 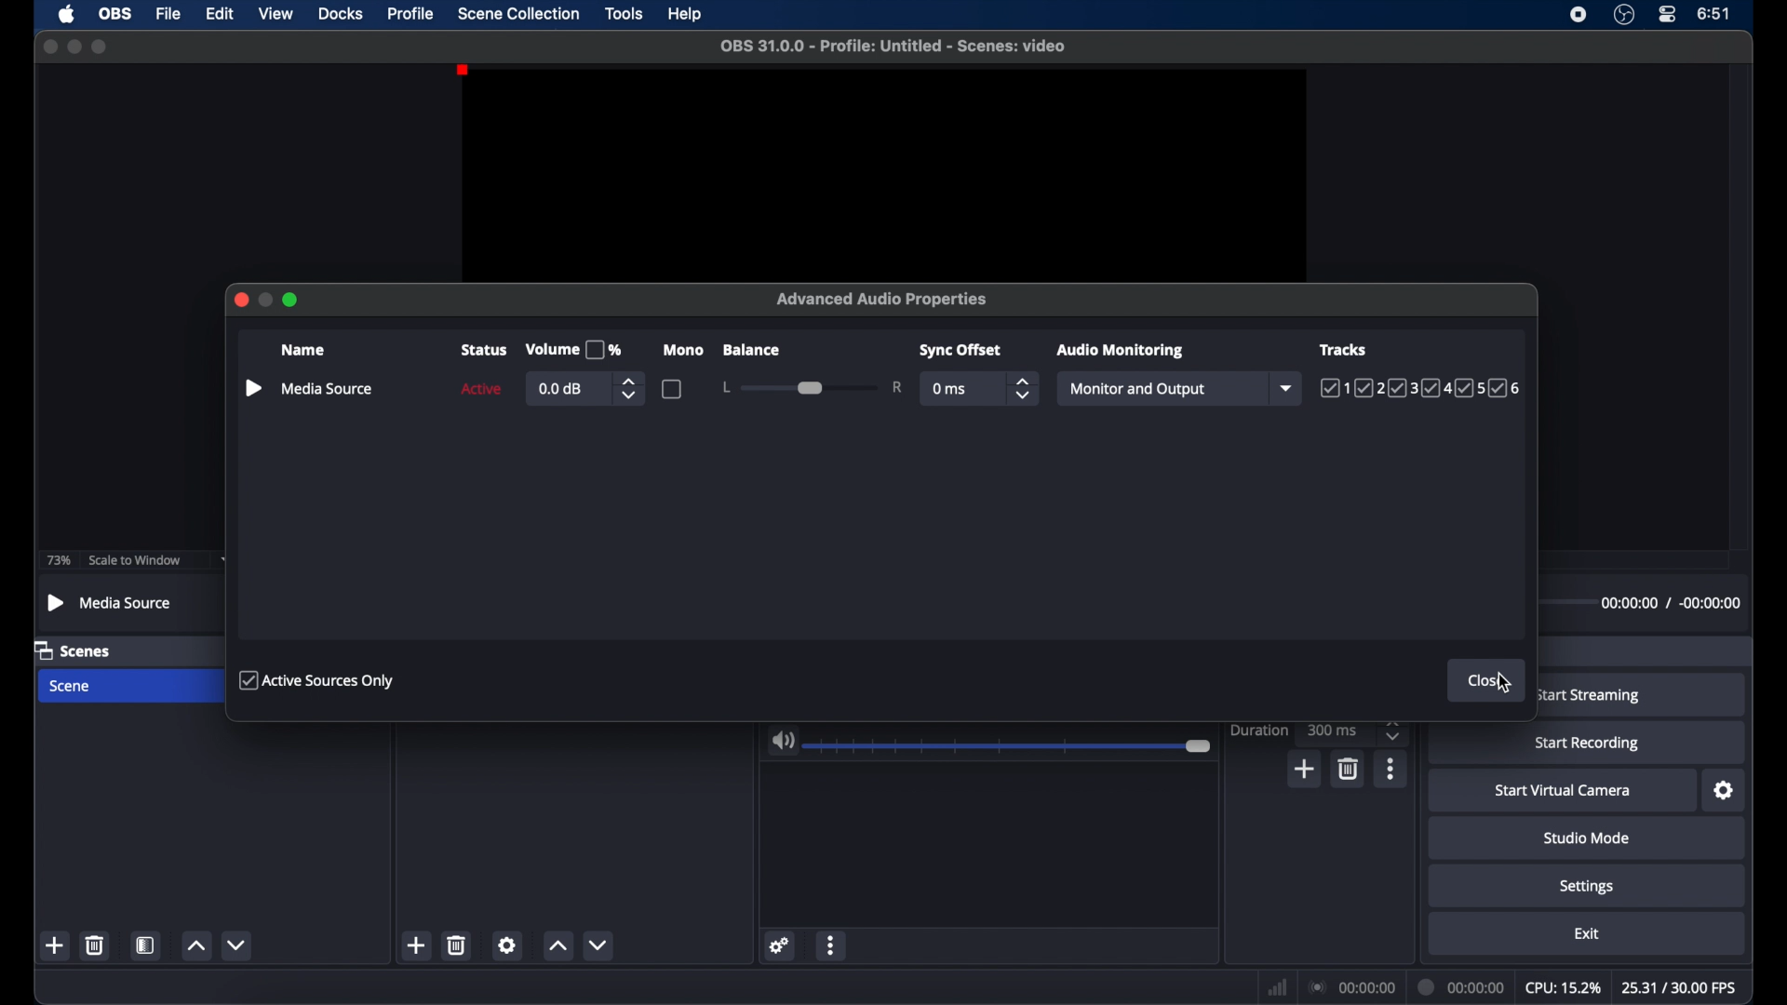 I want to click on add, so click(x=56, y=945).